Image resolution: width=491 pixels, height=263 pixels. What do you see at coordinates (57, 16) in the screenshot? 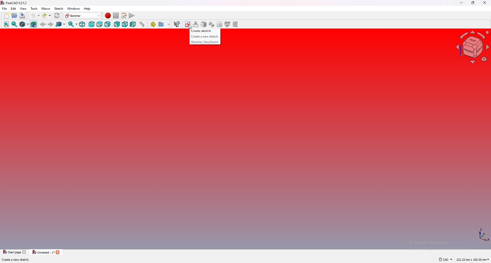
I see `refresh` at bounding box center [57, 16].